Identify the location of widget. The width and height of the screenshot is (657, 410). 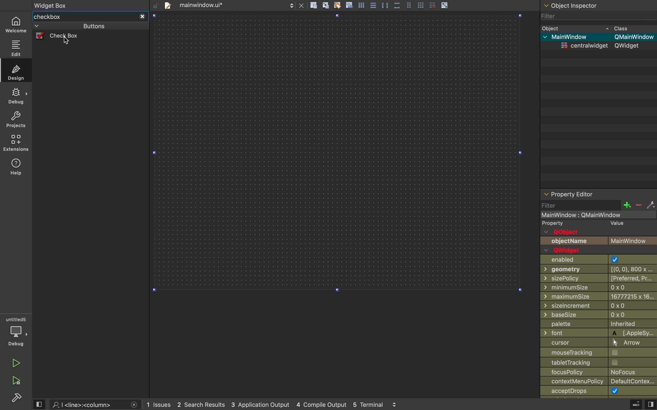
(600, 46).